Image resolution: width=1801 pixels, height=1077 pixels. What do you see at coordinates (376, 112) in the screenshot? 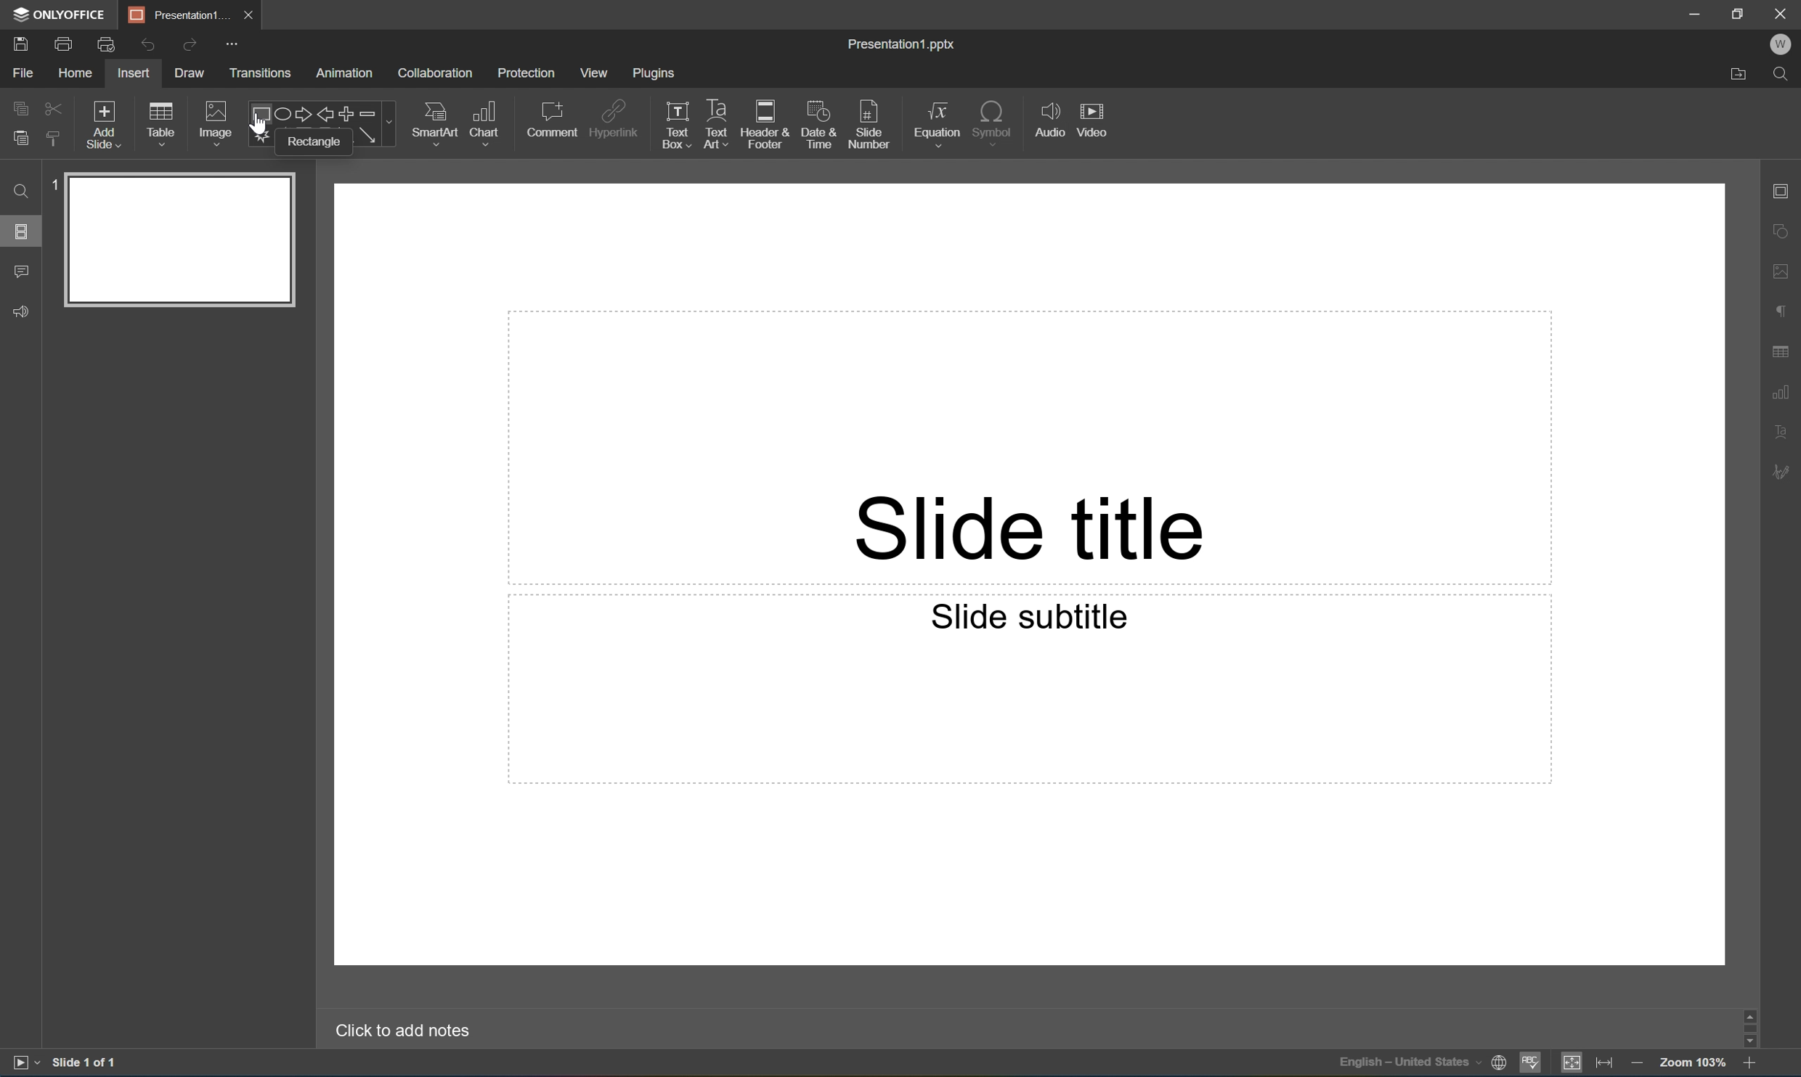
I see `Minus` at bounding box center [376, 112].